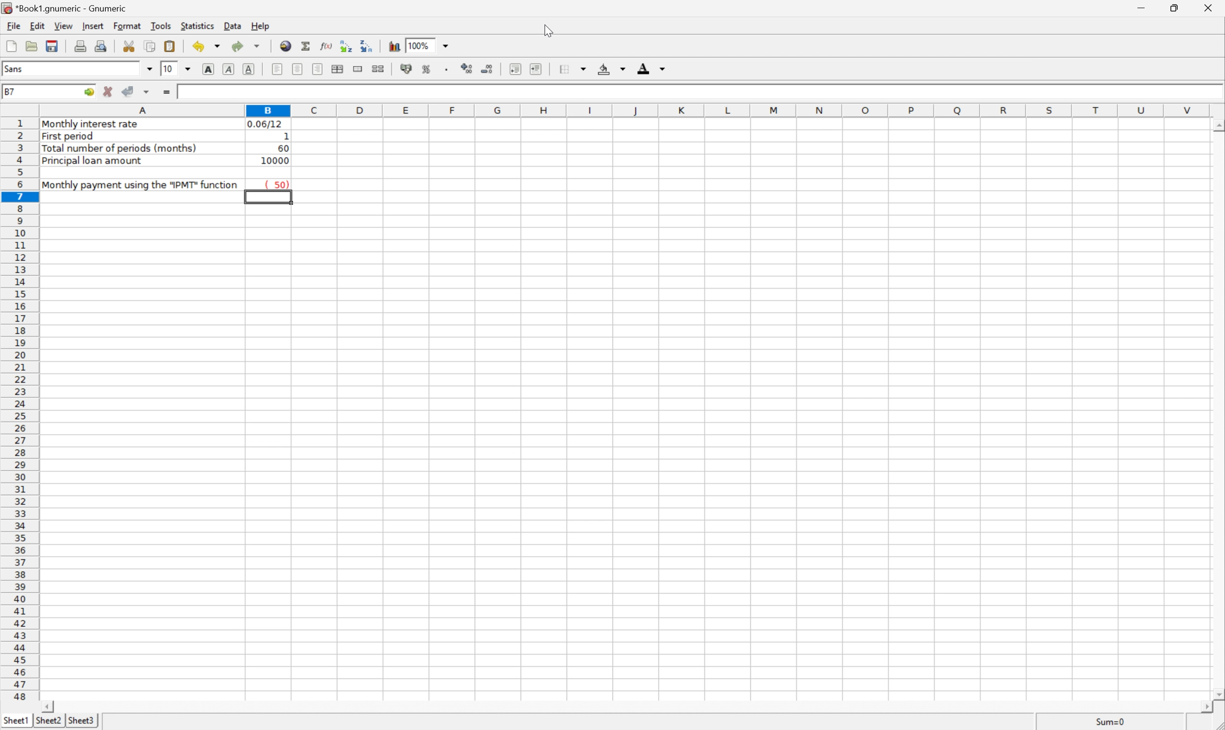 The image size is (1225, 730). What do you see at coordinates (395, 46) in the screenshot?
I see `Insert a chart` at bounding box center [395, 46].